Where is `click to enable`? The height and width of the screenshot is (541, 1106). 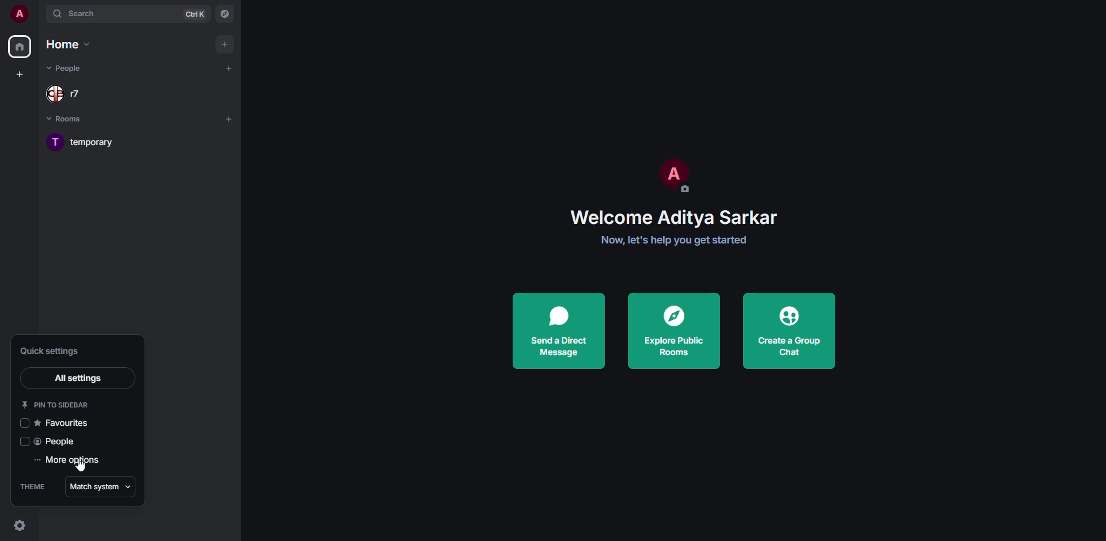 click to enable is located at coordinates (22, 441).